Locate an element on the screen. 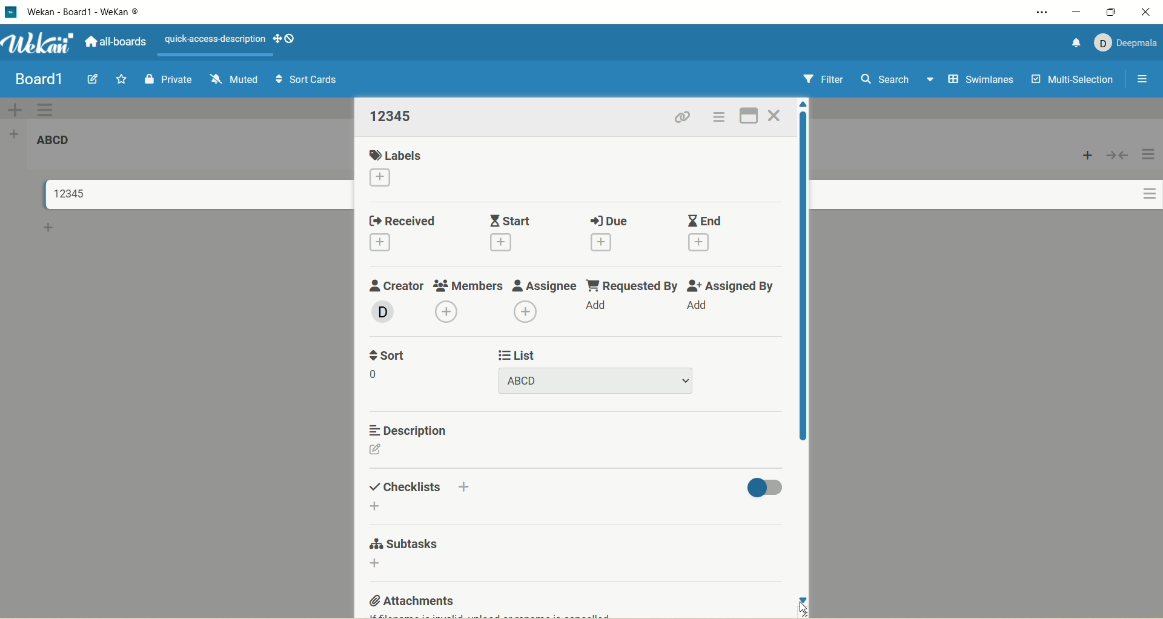 The image size is (1163, 619). edit is located at coordinates (380, 449).